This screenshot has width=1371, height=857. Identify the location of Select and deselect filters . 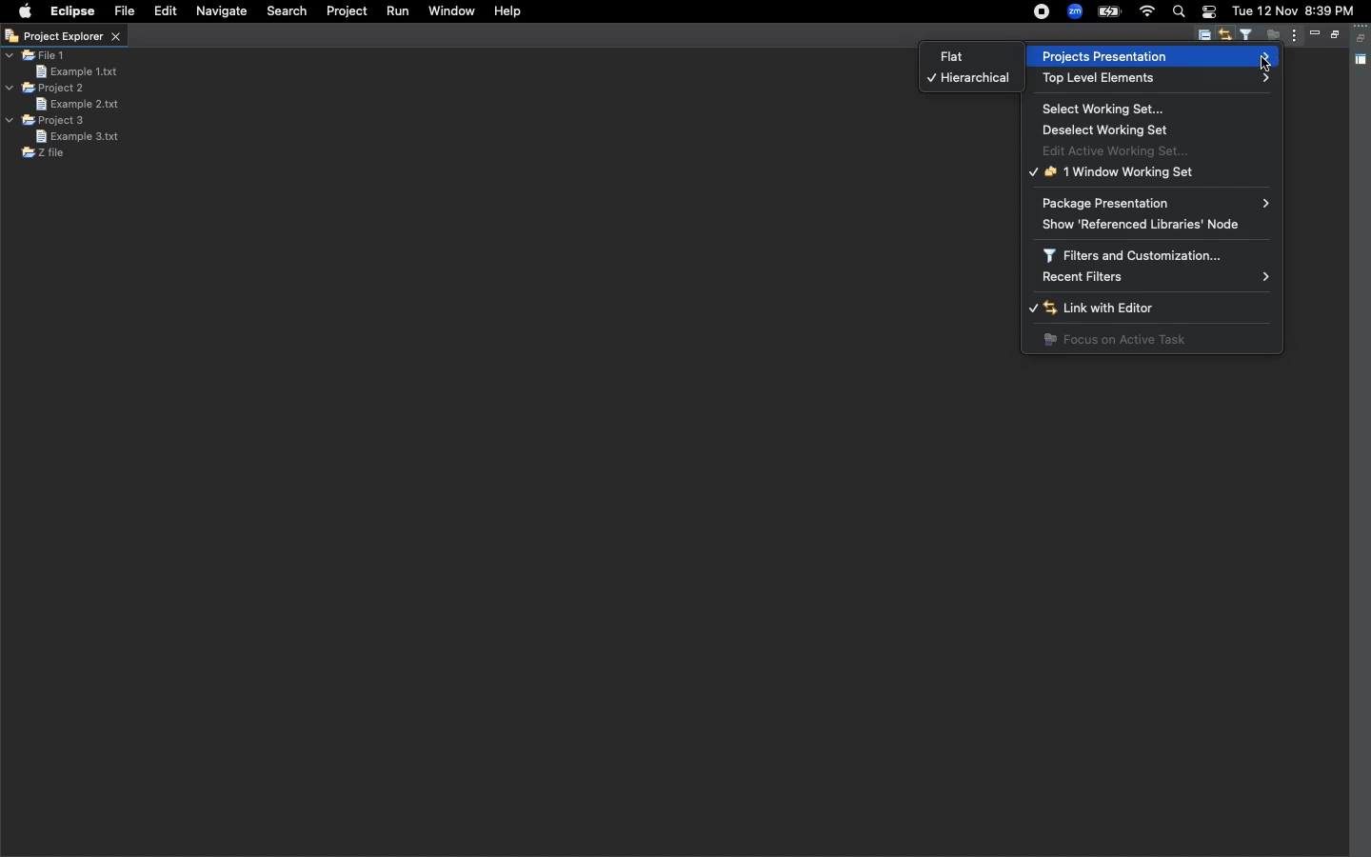
(1249, 35).